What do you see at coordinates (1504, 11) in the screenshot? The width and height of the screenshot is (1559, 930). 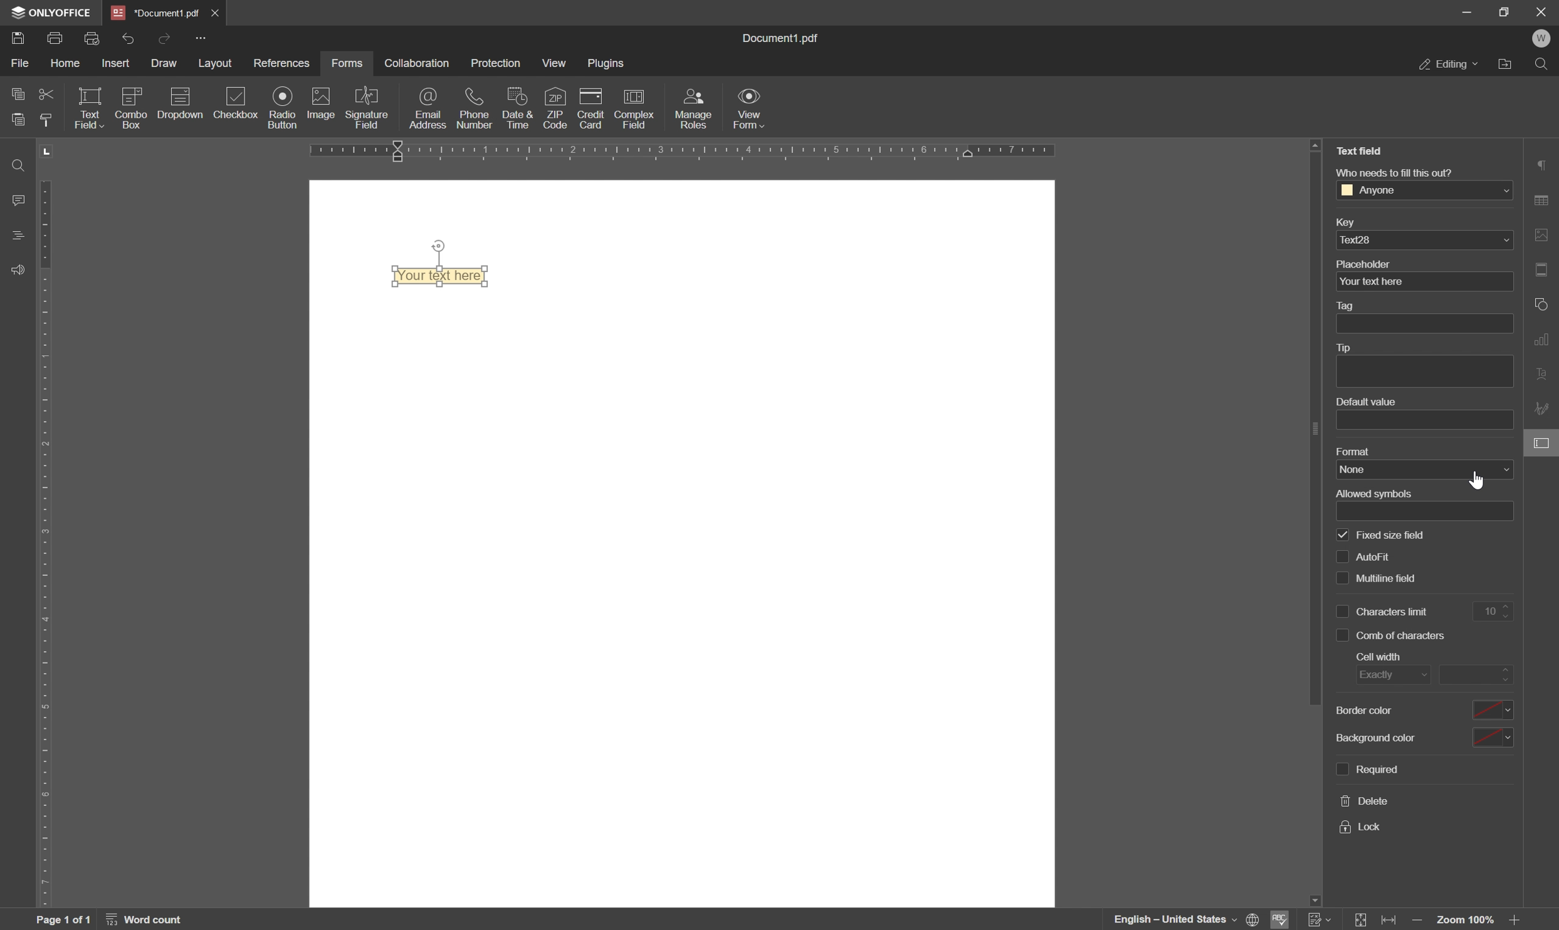 I see `restore down` at bounding box center [1504, 11].